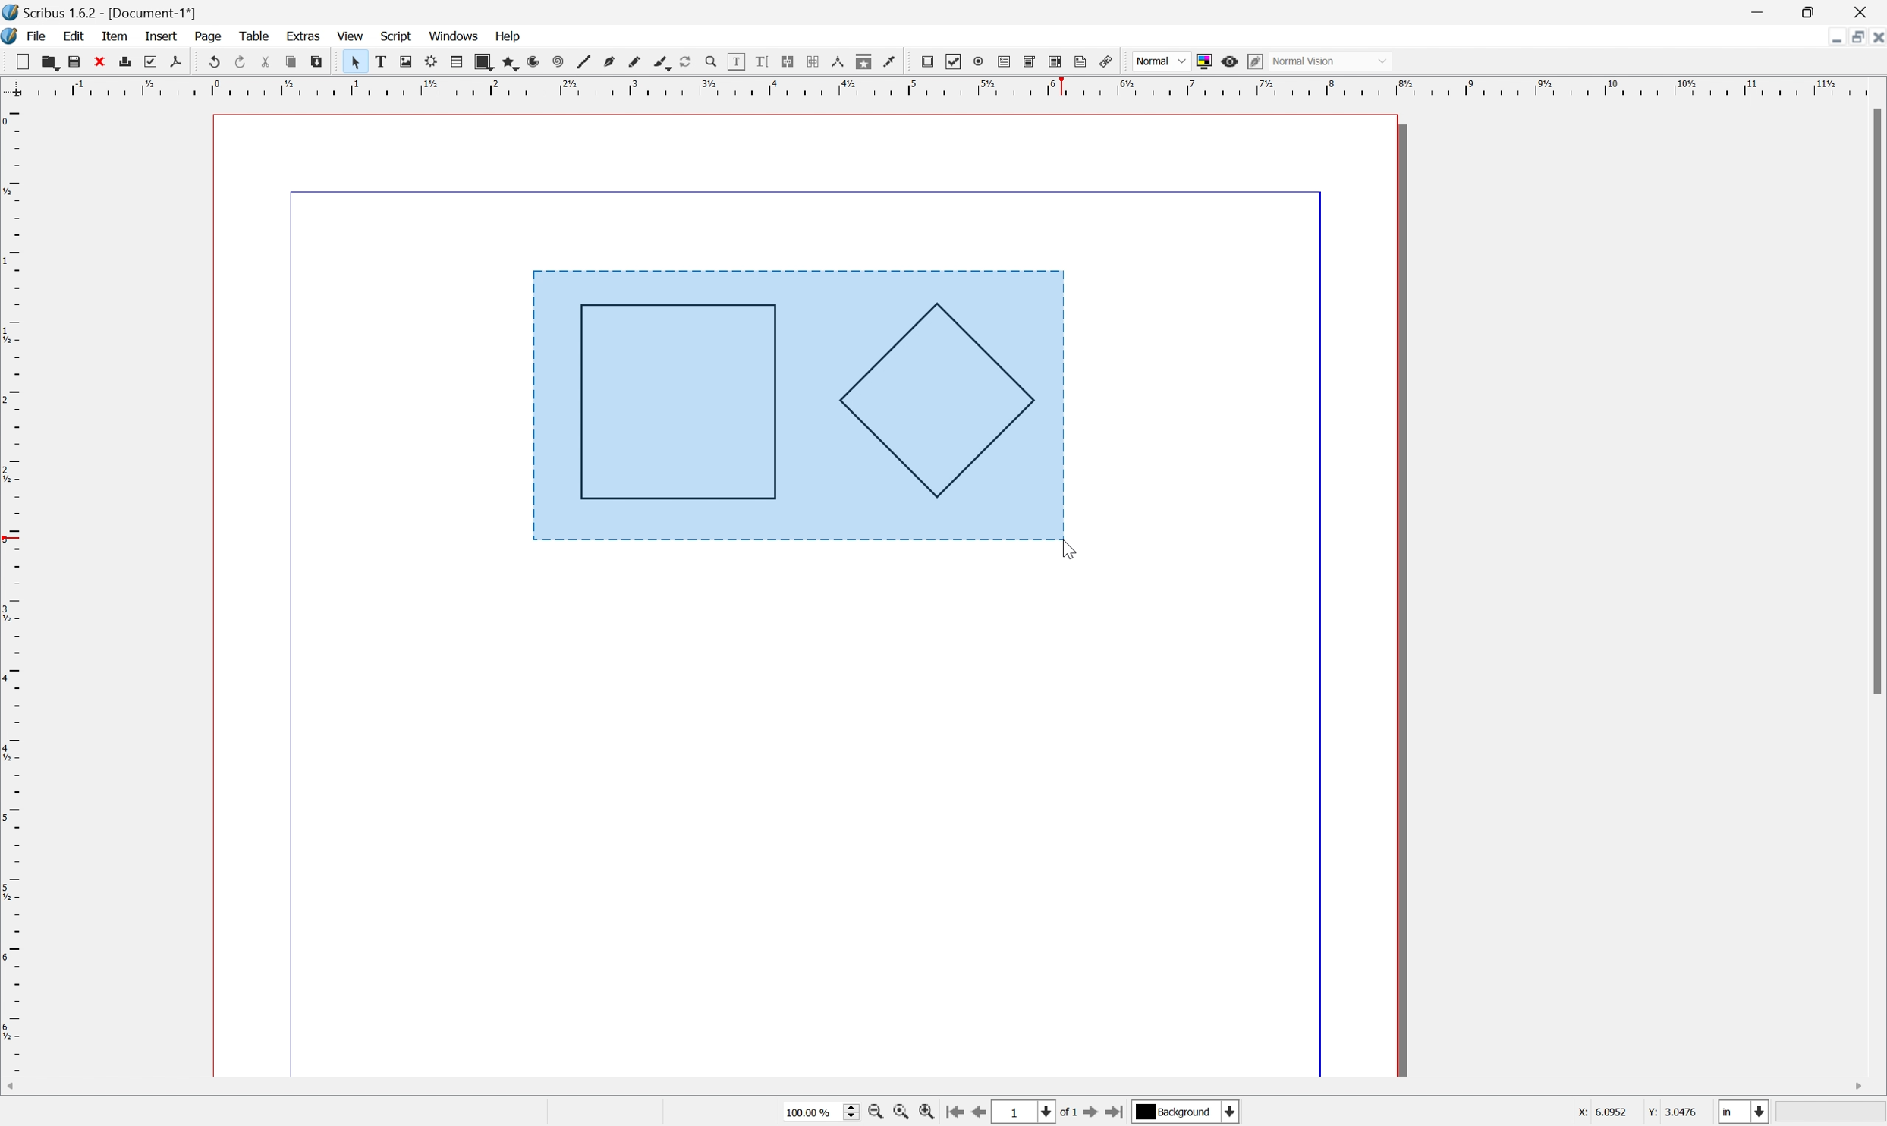 The width and height of the screenshot is (1887, 1126). I want to click on file, so click(39, 35).